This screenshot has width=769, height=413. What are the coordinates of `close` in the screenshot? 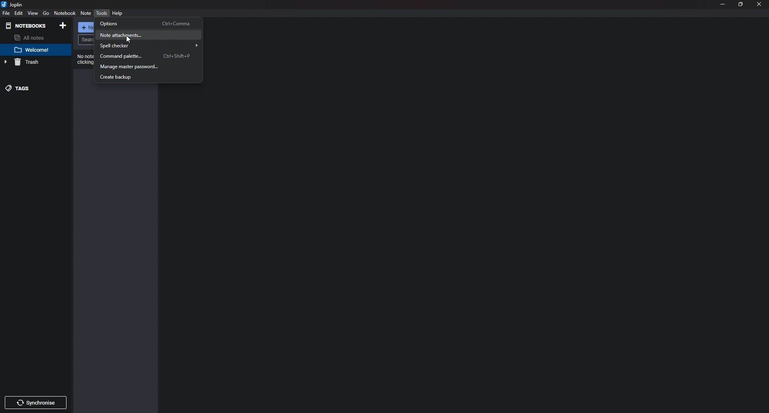 It's located at (759, 4).